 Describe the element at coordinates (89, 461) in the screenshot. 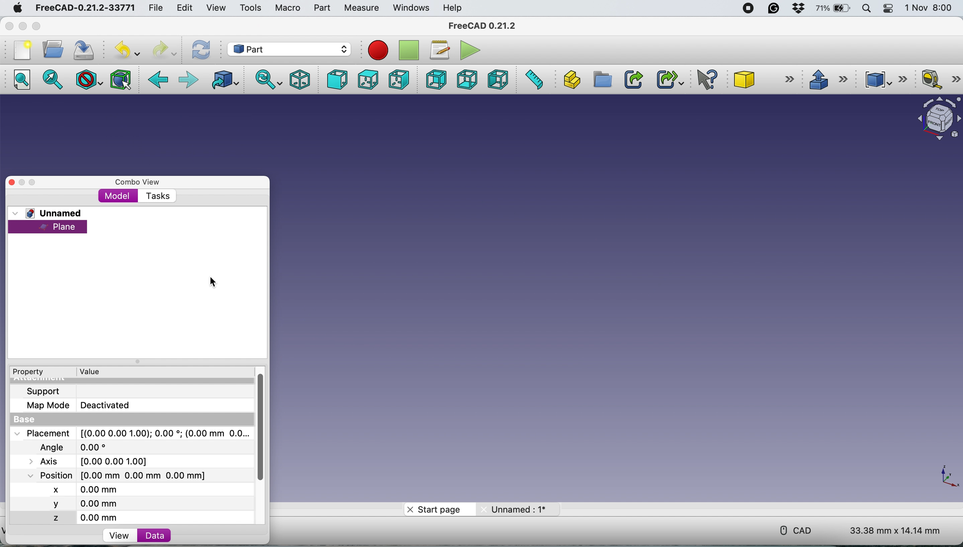

I see `Axis [0.00 0.00 1.00]` at that location.